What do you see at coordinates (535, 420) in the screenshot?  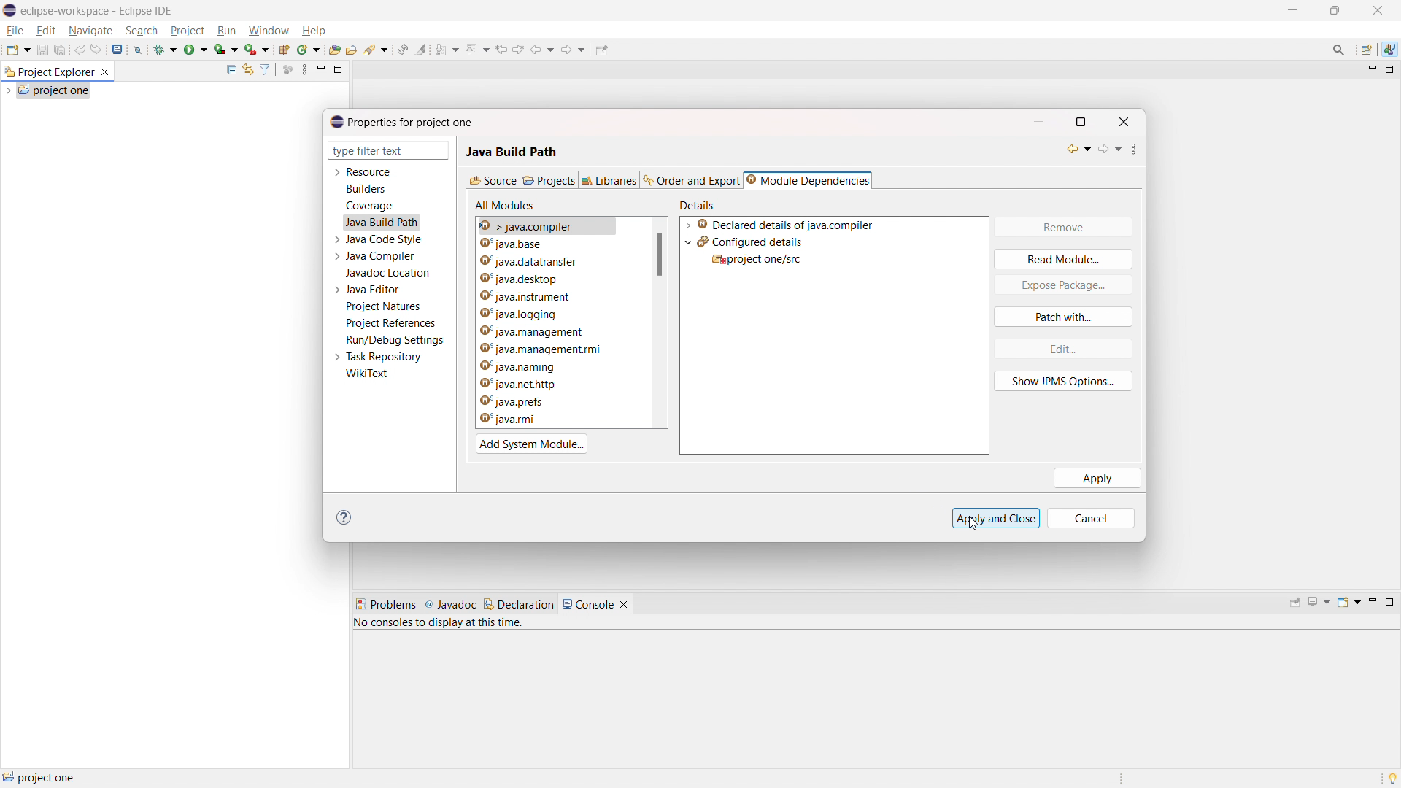 I see `java.rmi` at bounding box center [535, 420].